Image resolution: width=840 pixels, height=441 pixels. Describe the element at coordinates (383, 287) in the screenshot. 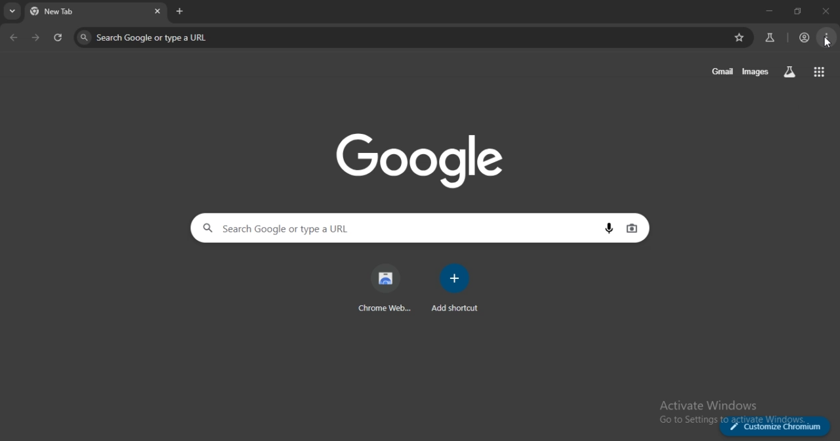

I see `chrome web store` at that location.